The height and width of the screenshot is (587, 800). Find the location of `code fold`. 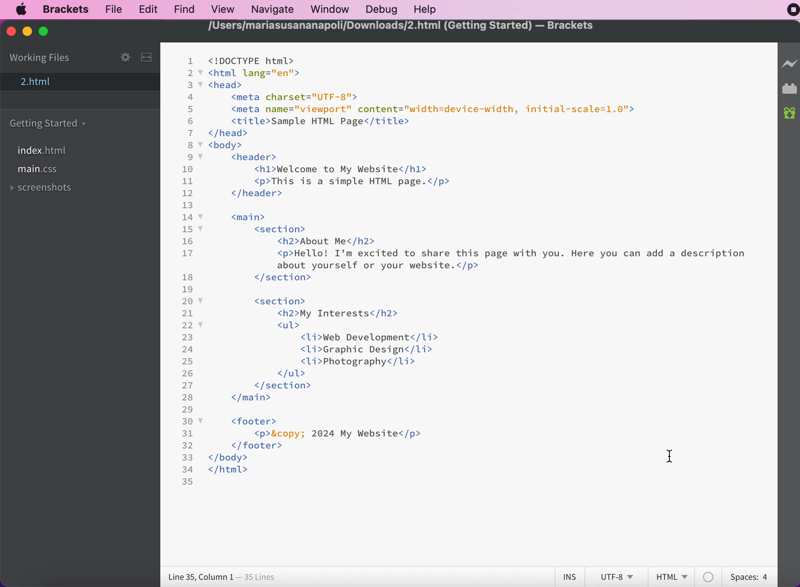

code fold is located at coordinates (201, 324).